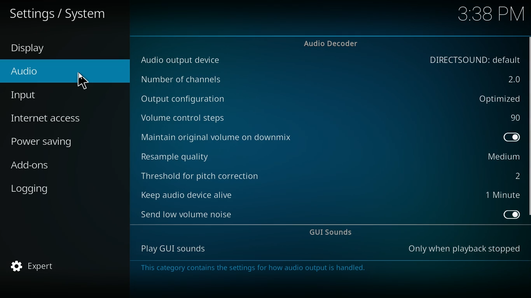 Image resolution: width=531 pixels, height=298 pixels. Describe the element at coordinates (187, 100) in the screenshot. I see `output configuration` at that location.